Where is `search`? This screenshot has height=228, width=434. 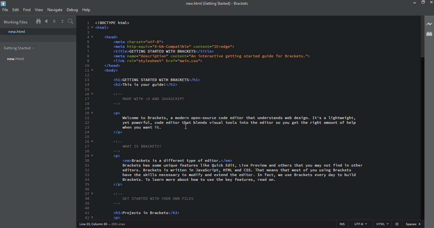 search is located at coordinates (71, 21).